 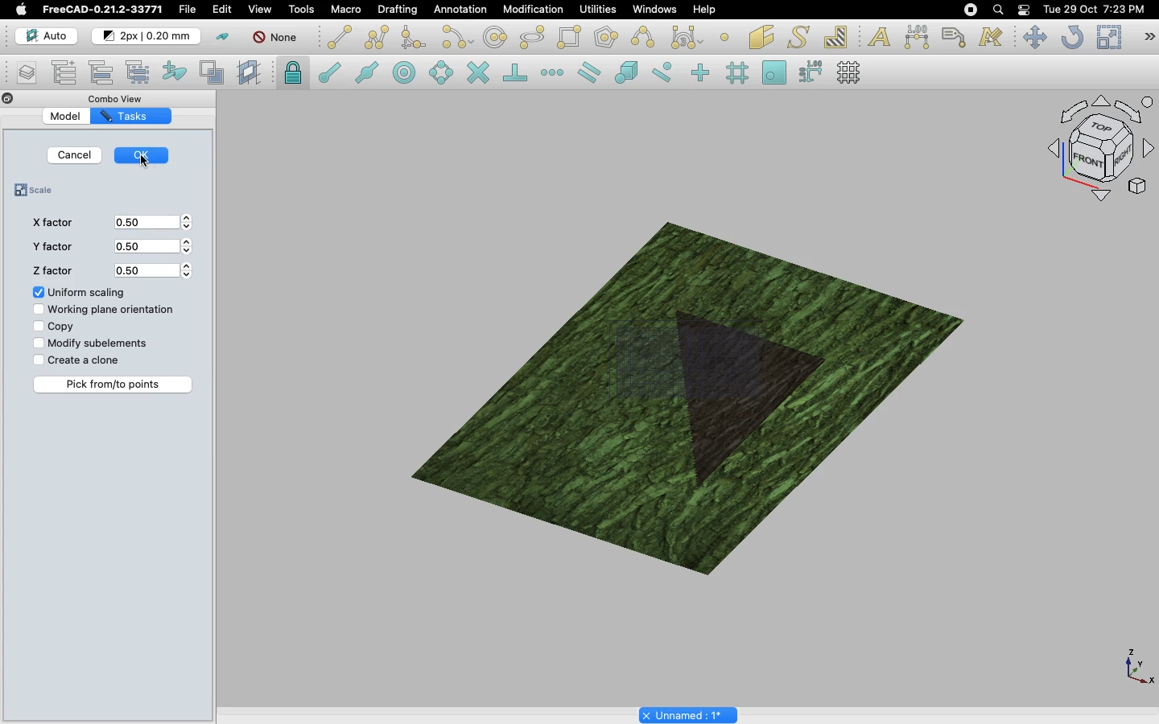 I want to click on Manage layers, so click(x=21, y=73).